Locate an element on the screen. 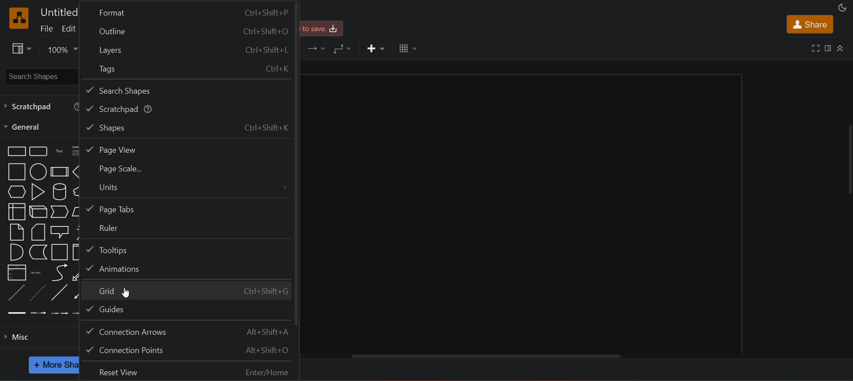 This screenshot has width=853, height=381. cirsle is located at coordinates (38, 171).